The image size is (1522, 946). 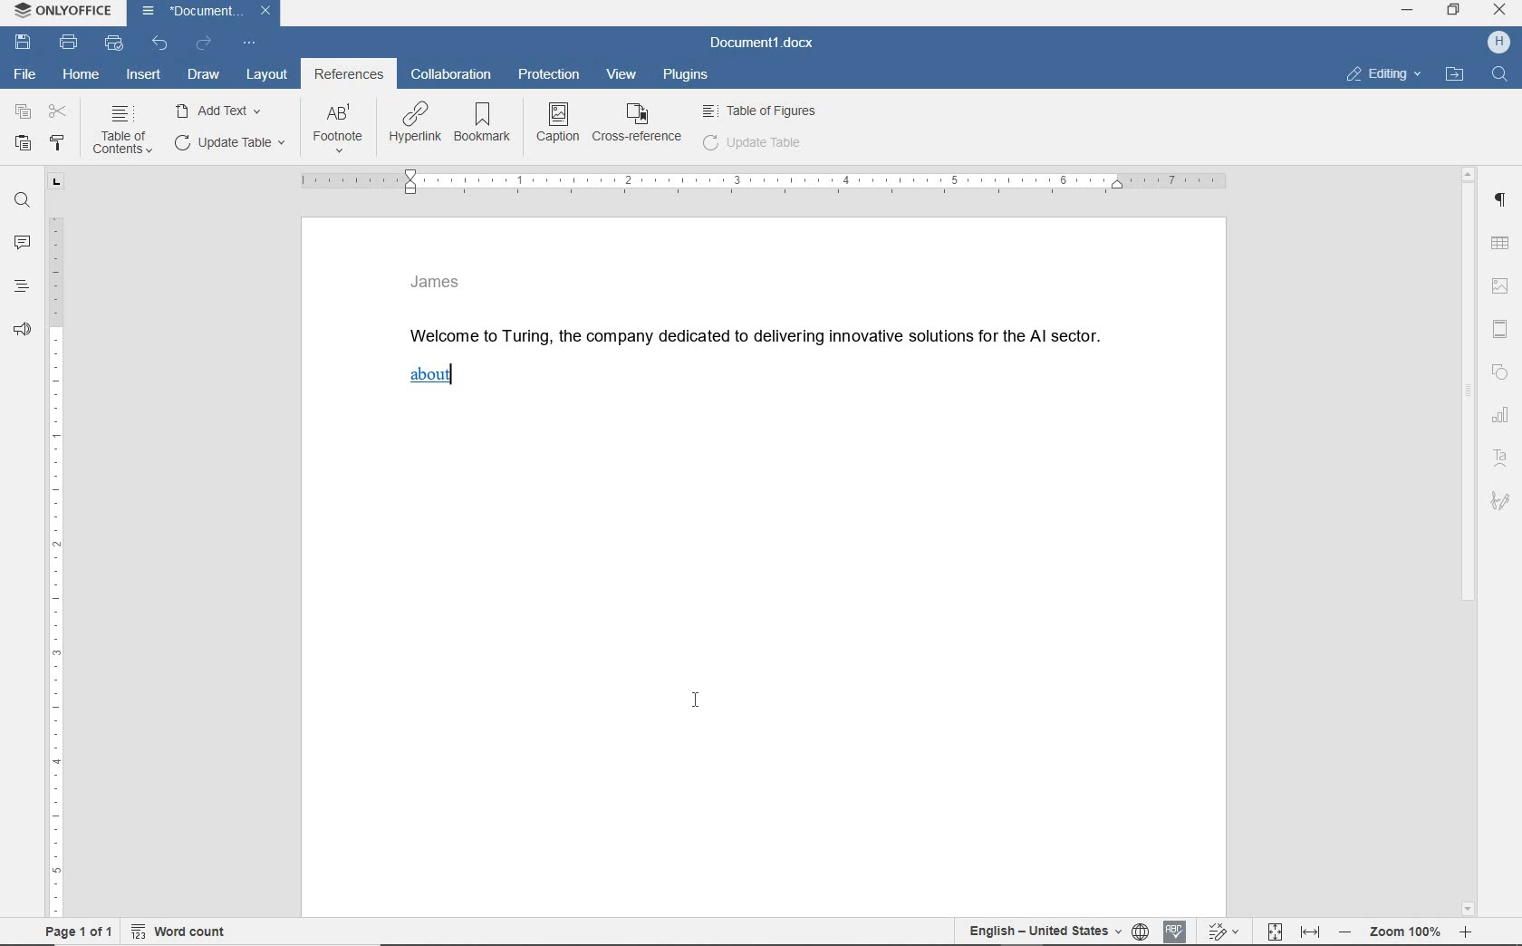 I want to click on Welcome to Turing, the company dedicated to delivering innovative solutions for the Al sector., so click(x=762, y=332).